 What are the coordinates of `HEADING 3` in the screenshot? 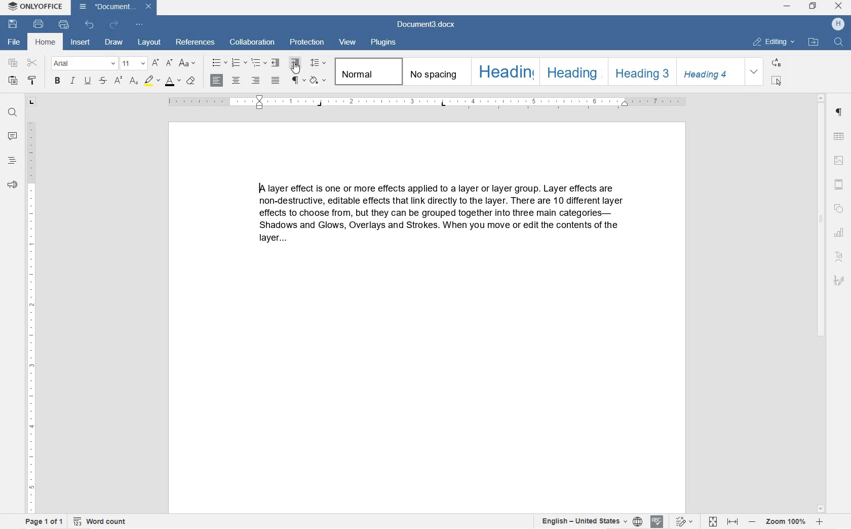 It's located at (642, 72).